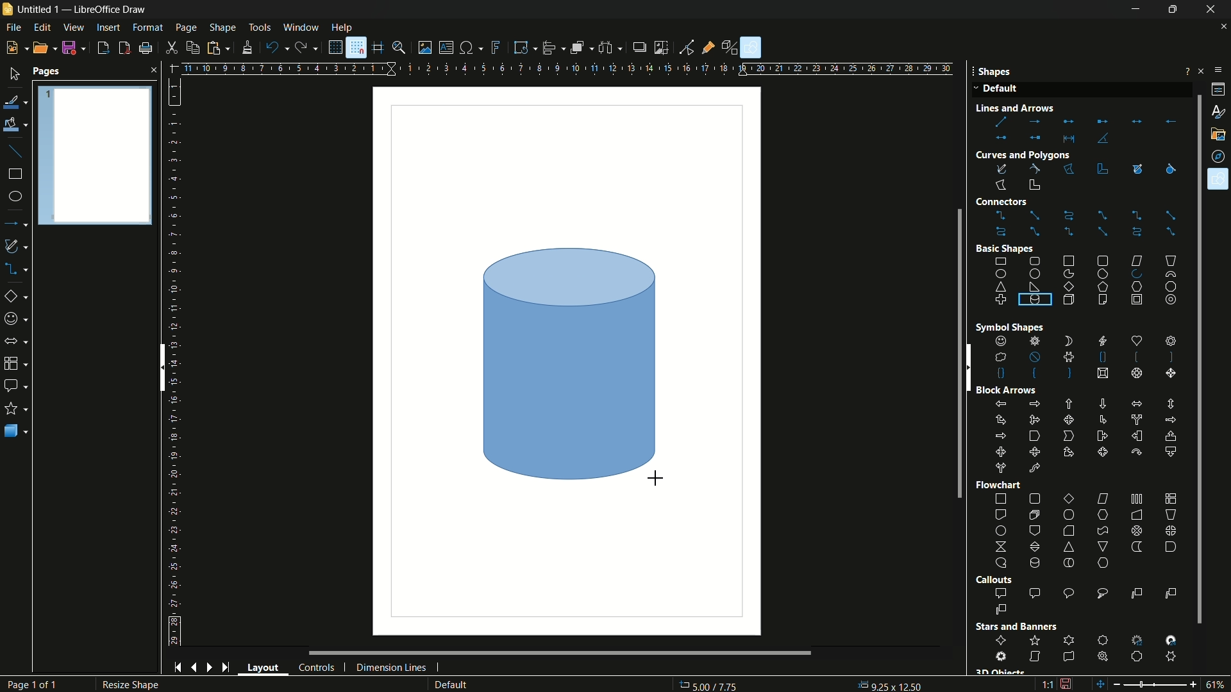  What do you see at coordinates (109, 9) in the screenshot?
I see `app name` at bounding box center [109, 9].